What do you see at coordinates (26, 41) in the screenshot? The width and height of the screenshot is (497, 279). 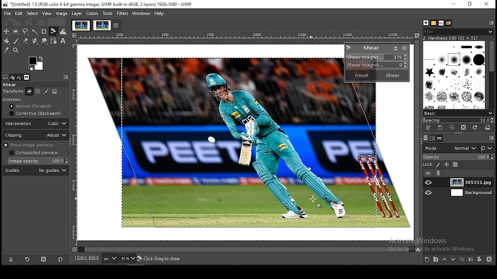 I see `` at bounding box center [26, 41].